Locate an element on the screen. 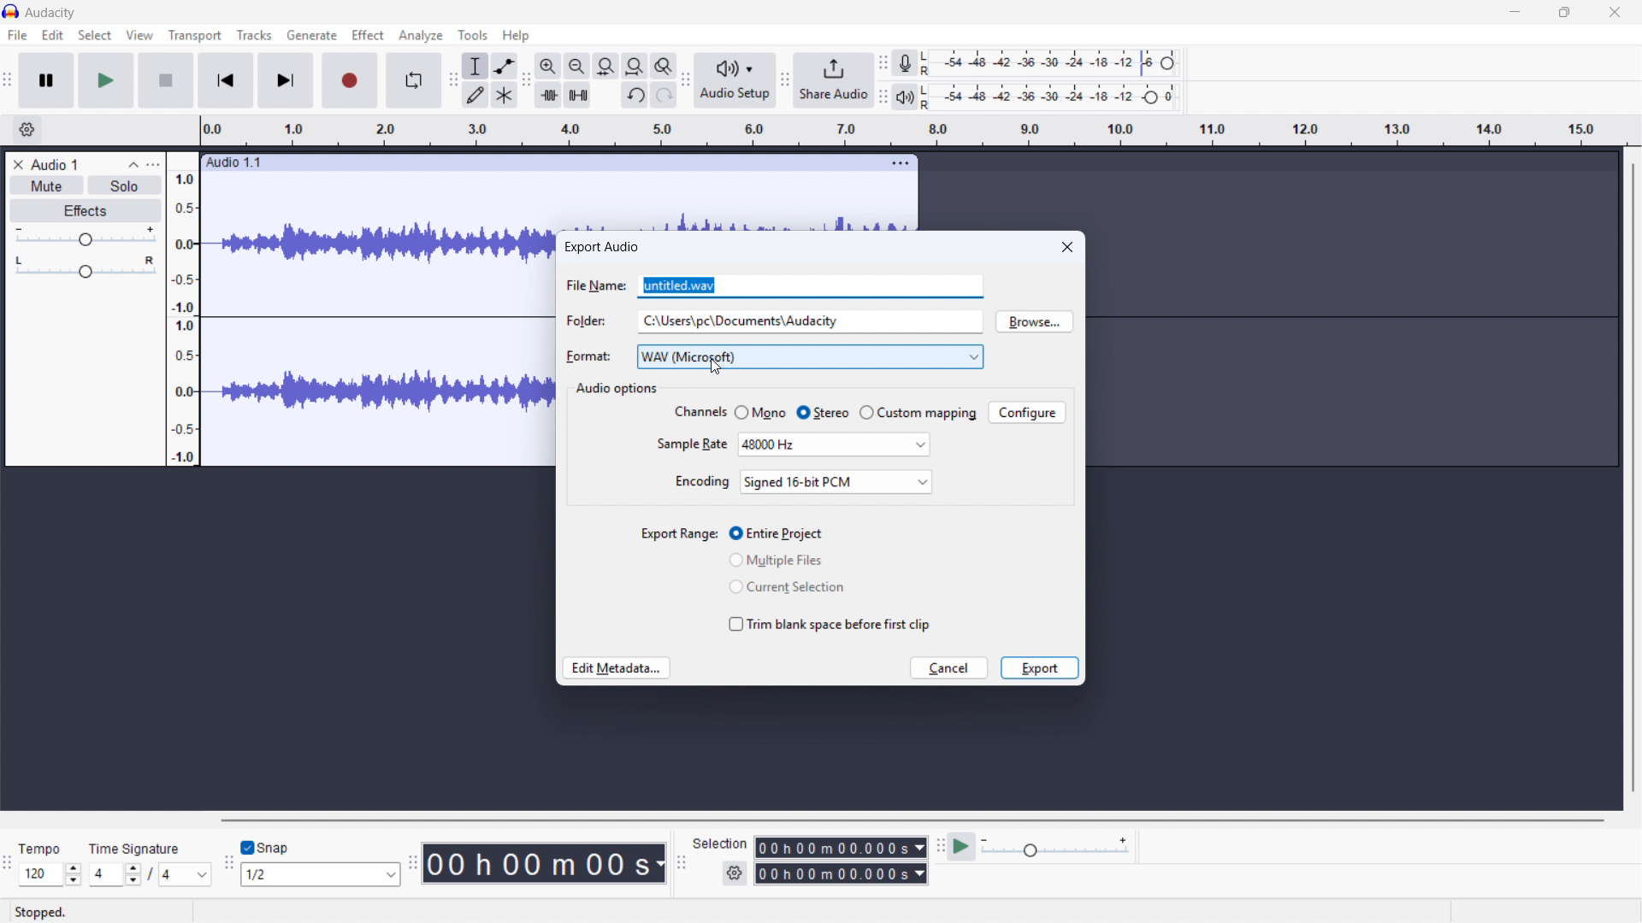 The height and width of the screenshot is (923, 1642). playback metre toolbar  is located at coordinates (883, 97).